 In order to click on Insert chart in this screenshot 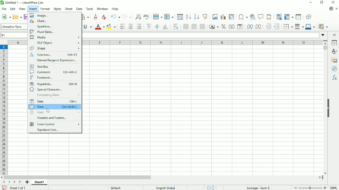, I will do `click(223, 16)`.